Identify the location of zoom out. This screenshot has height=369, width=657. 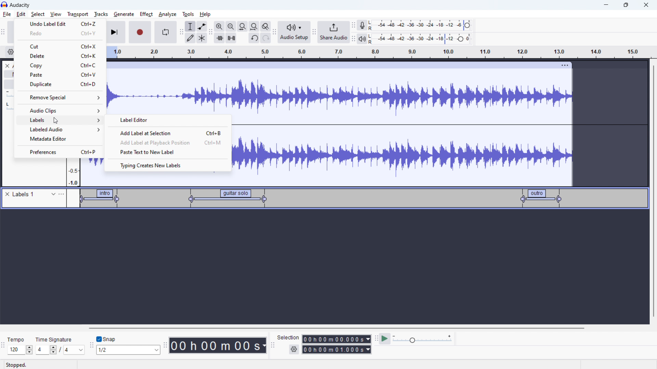
(231, 26).